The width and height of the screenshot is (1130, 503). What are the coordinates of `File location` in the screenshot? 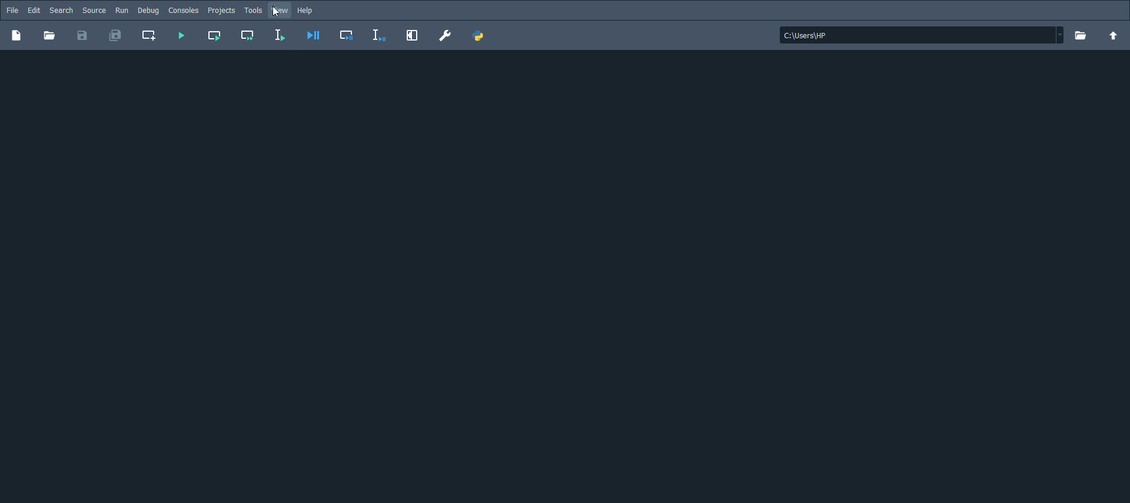 It's located at (919, 35).